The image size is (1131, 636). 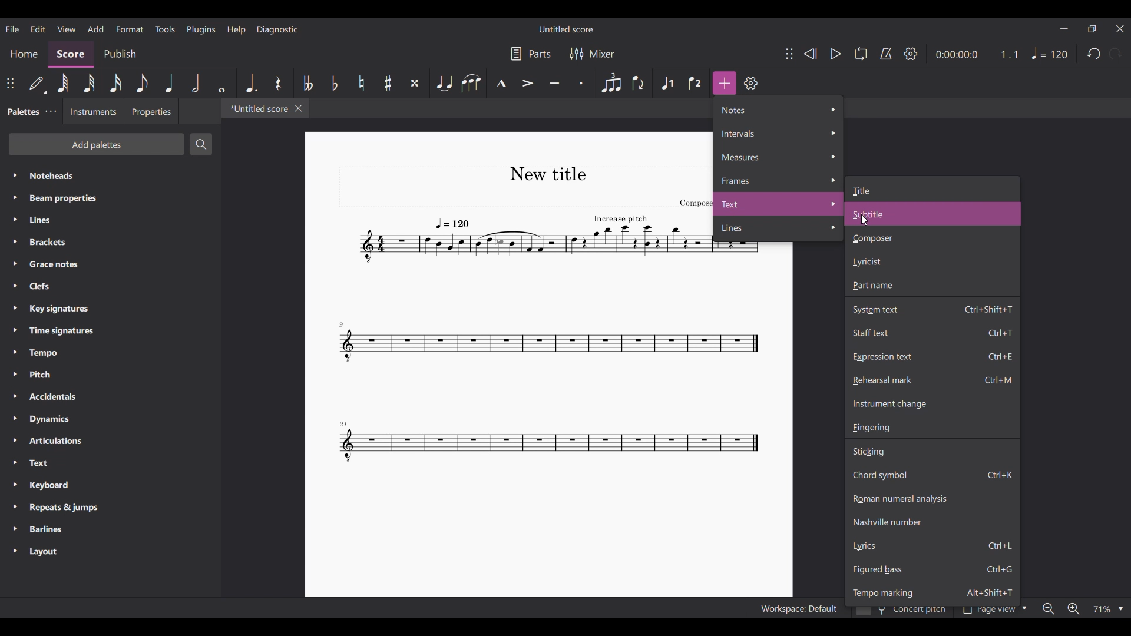 I want to click on Expression text, so click(x=932, y=356).